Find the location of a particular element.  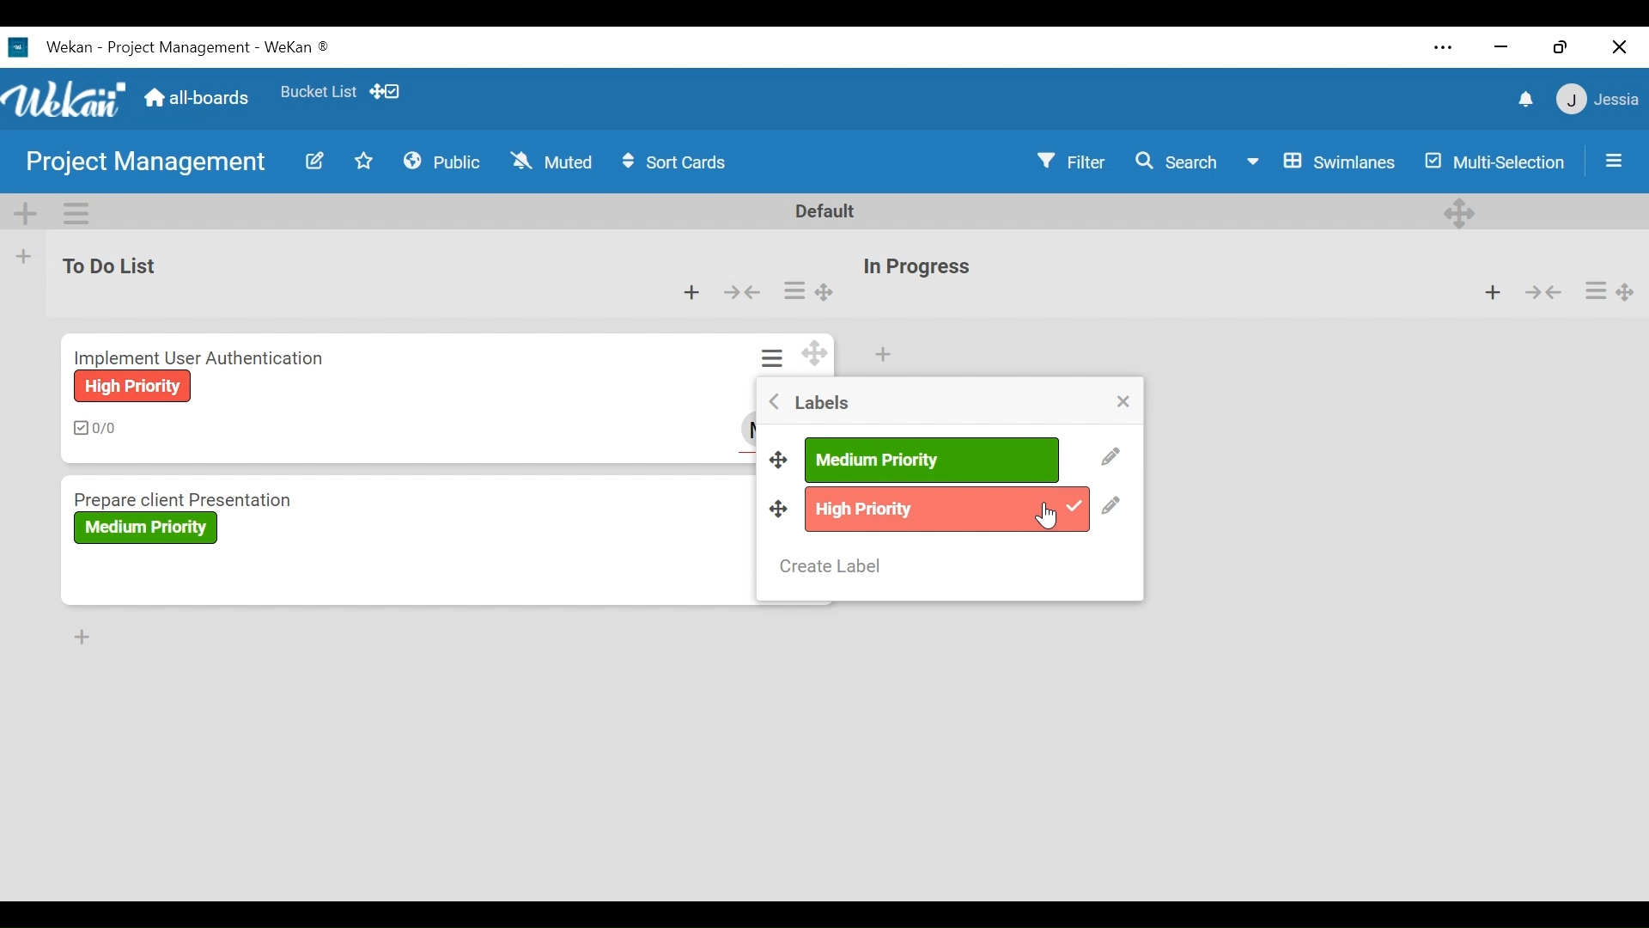

Multi-Selection is located at coordinates (1496, 162).